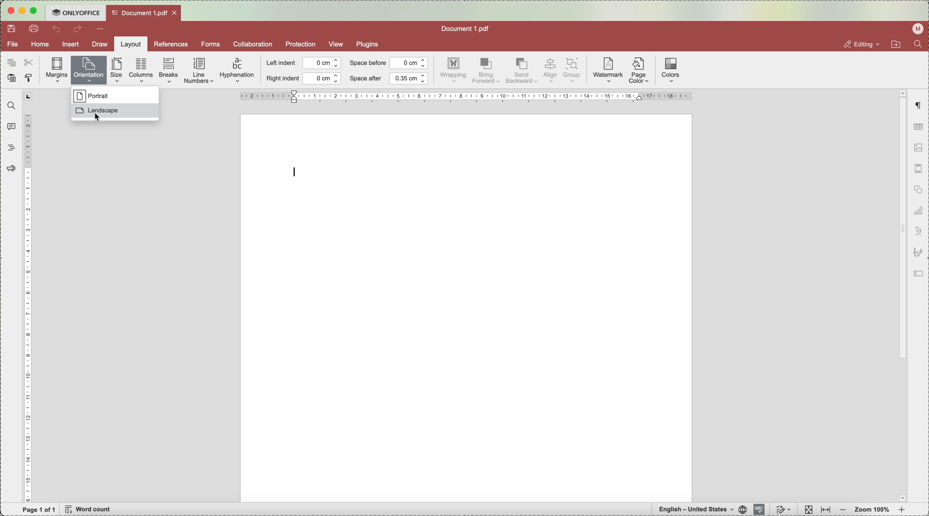  I want to click on comments, so click(10, 126).